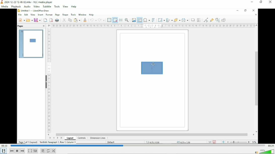 Image resolution: width=275 pixels, height=154 pixels. What do you see at coordinates (271, 146) in the screenshot?
I see `Total duration` at bounding box center [271, 146].